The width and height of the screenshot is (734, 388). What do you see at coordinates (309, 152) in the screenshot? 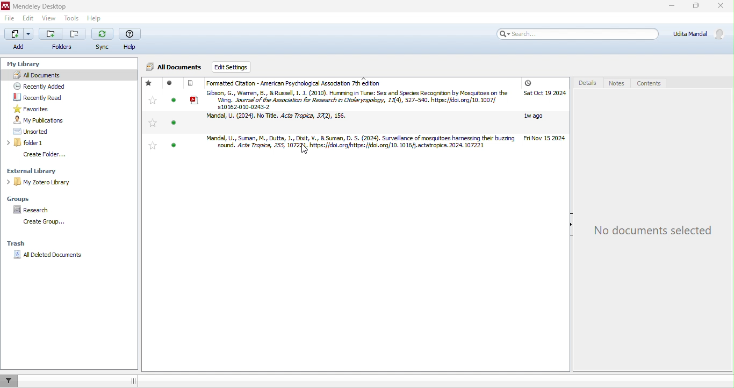
I see `cursor` at bounding box center [309, 152].